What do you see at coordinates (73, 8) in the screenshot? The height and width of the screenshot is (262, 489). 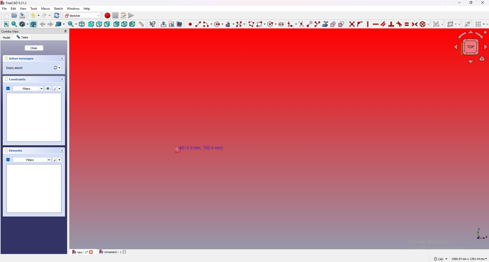 I see `windows` at bounding box center [73, 8].